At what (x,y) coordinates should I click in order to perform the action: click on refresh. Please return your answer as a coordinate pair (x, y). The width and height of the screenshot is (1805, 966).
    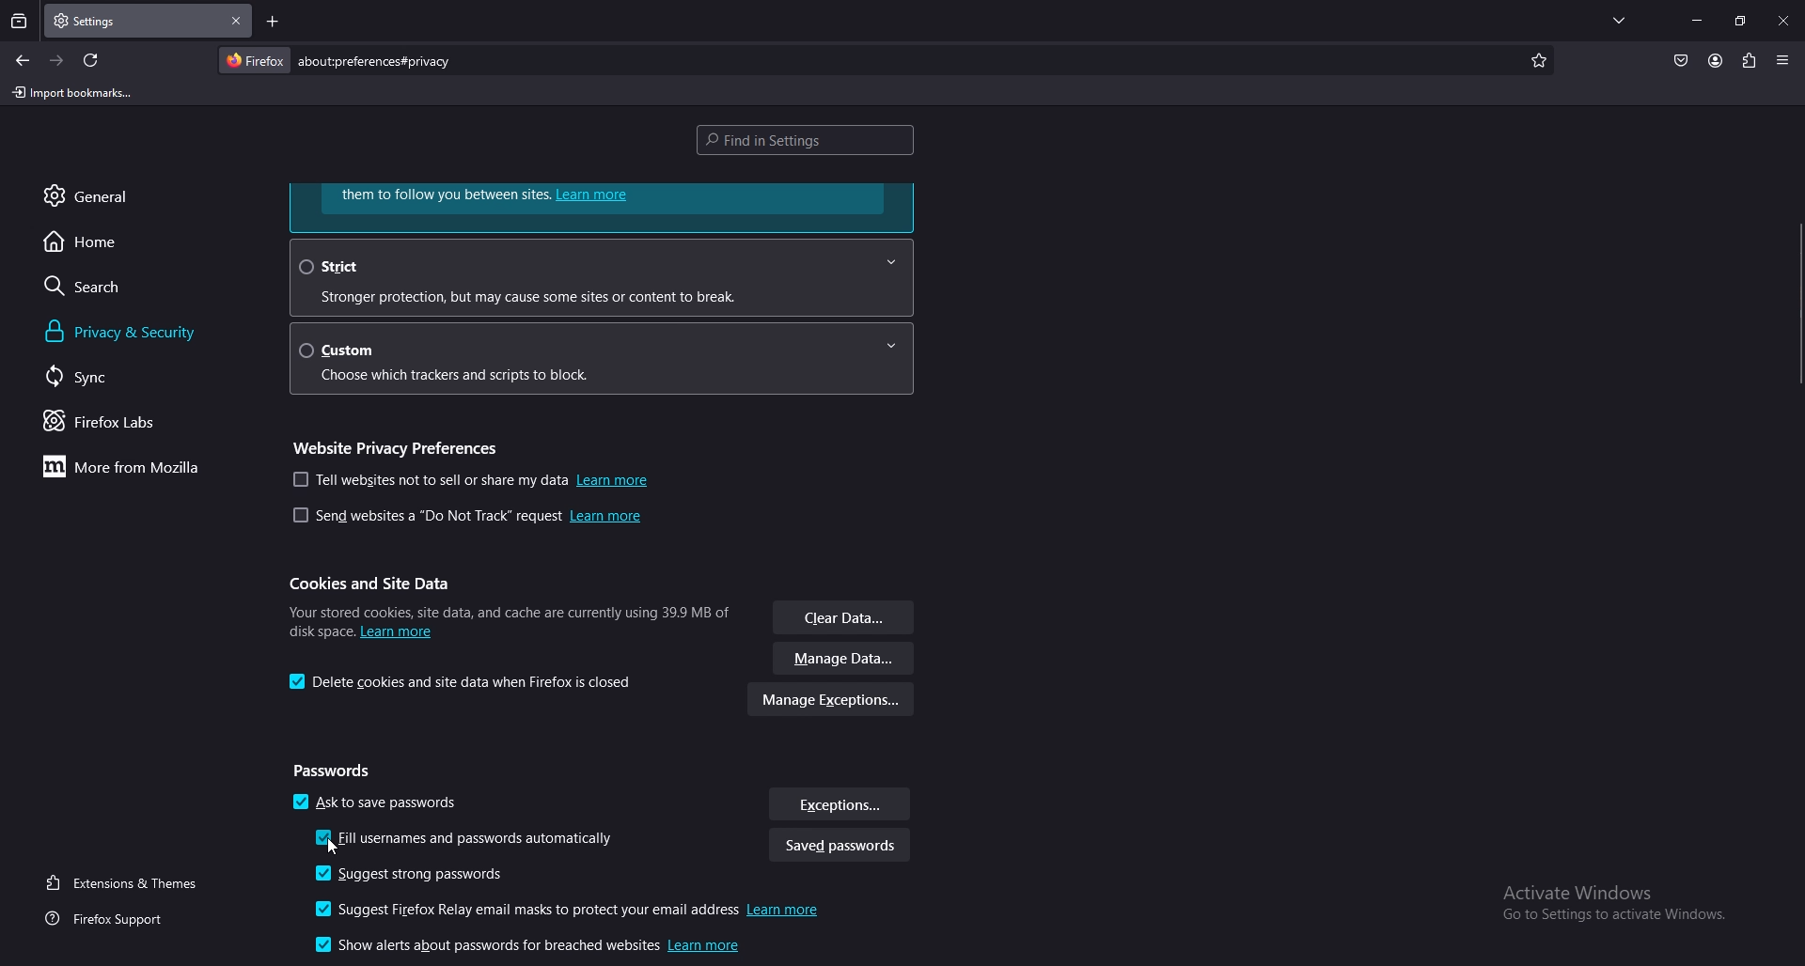
    Looking at the image, I should click on (92, 60).